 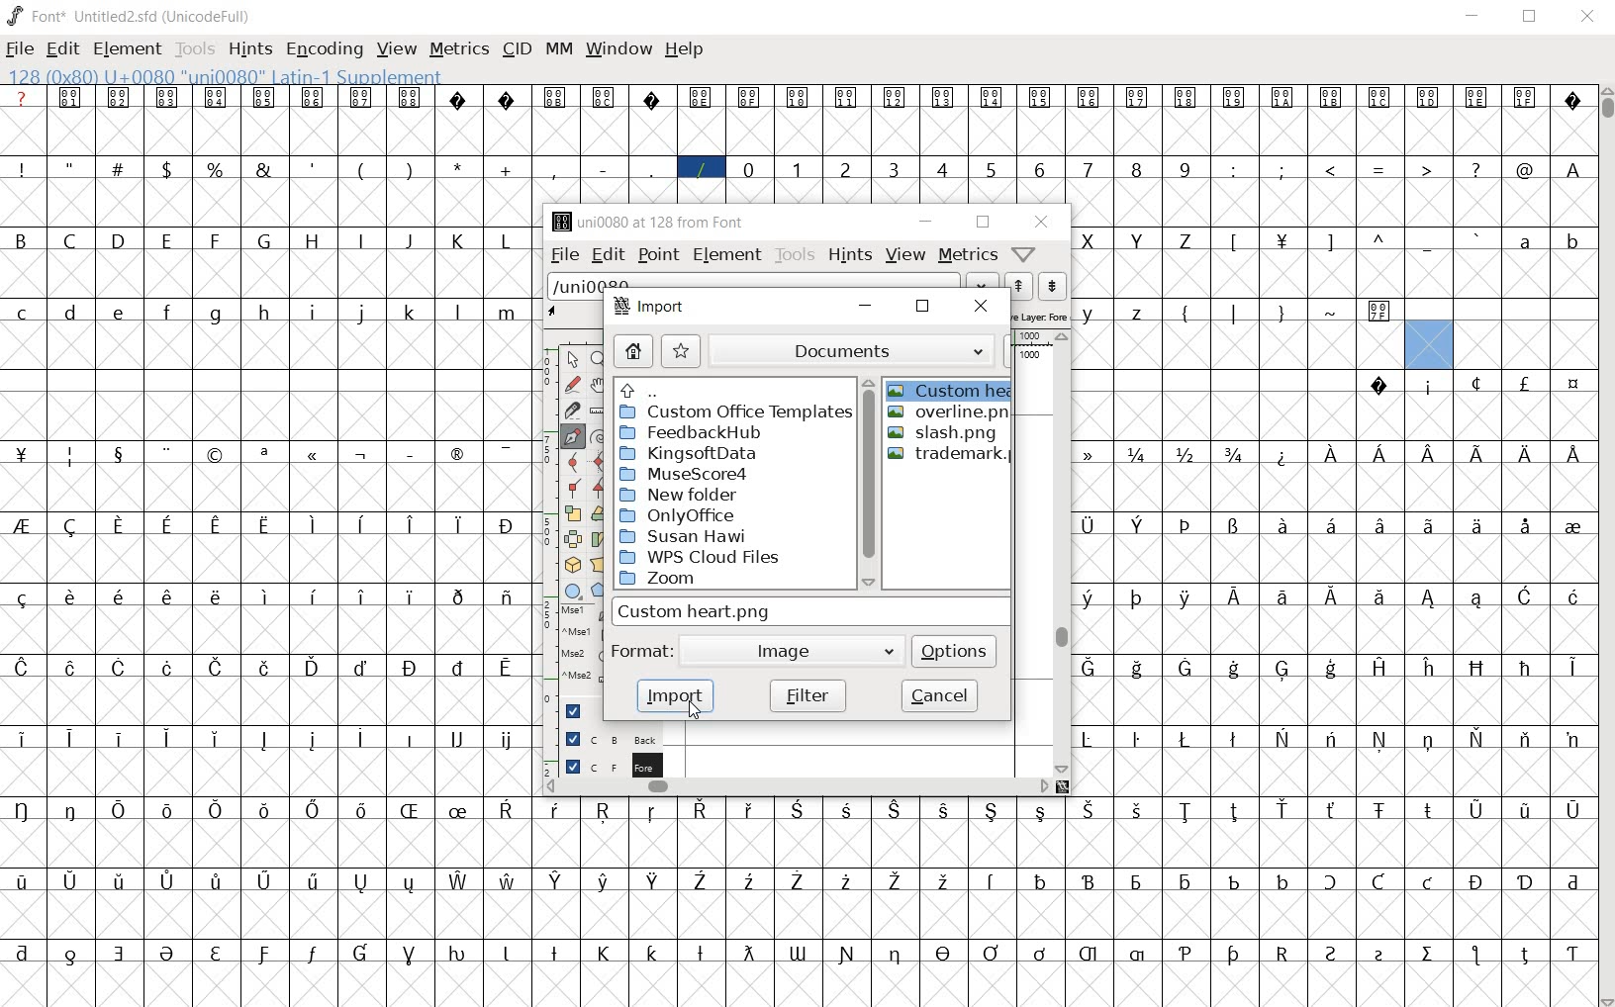 I want to click on glyph, so click(x=1429, y=668).